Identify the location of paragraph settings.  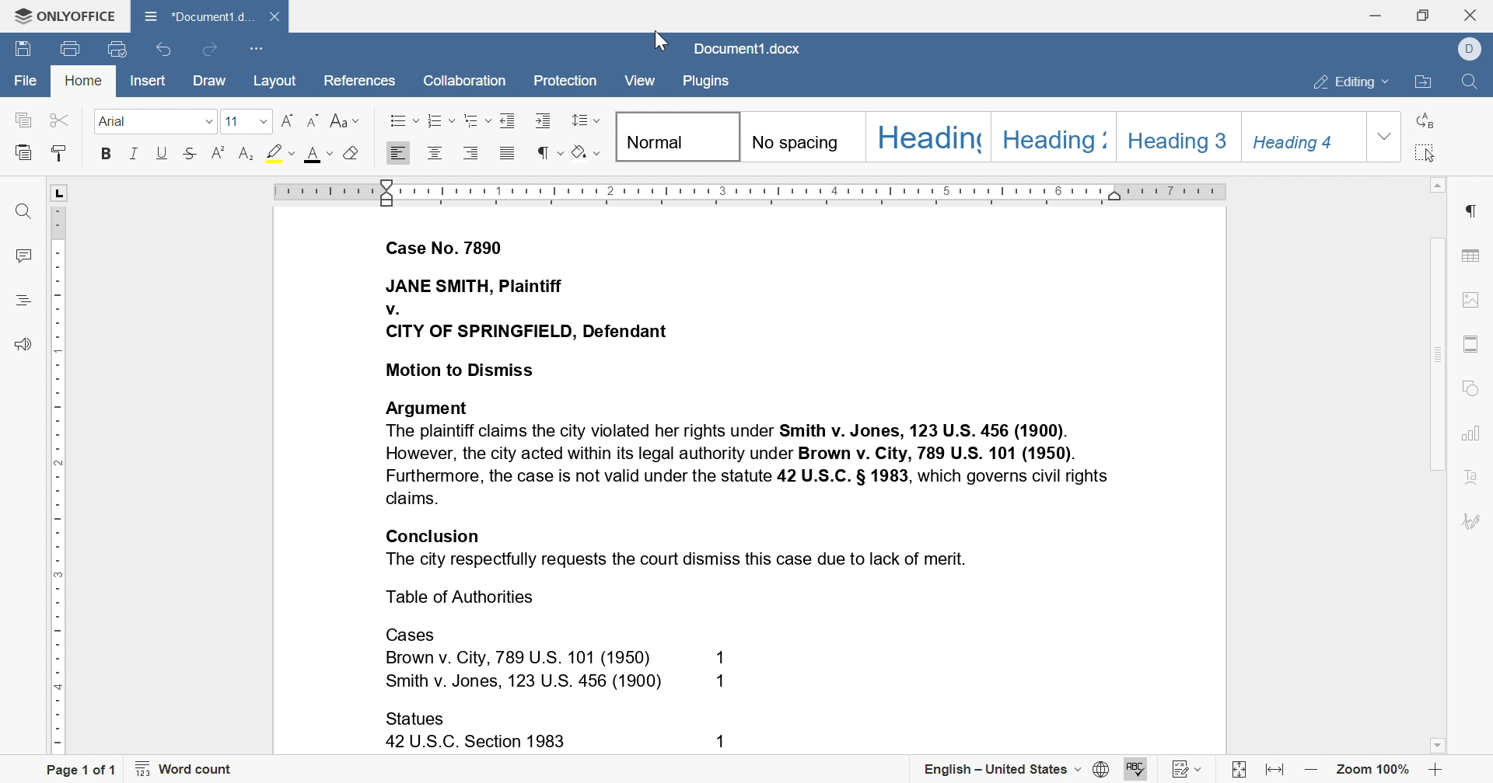
(1470, 210).